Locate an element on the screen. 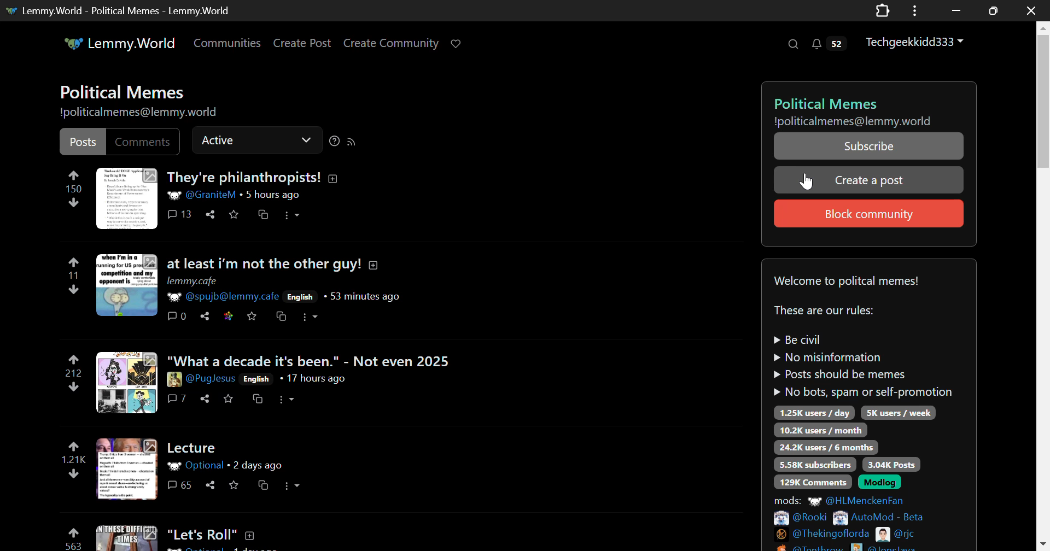  Comments is located at coordinates (180, 214).